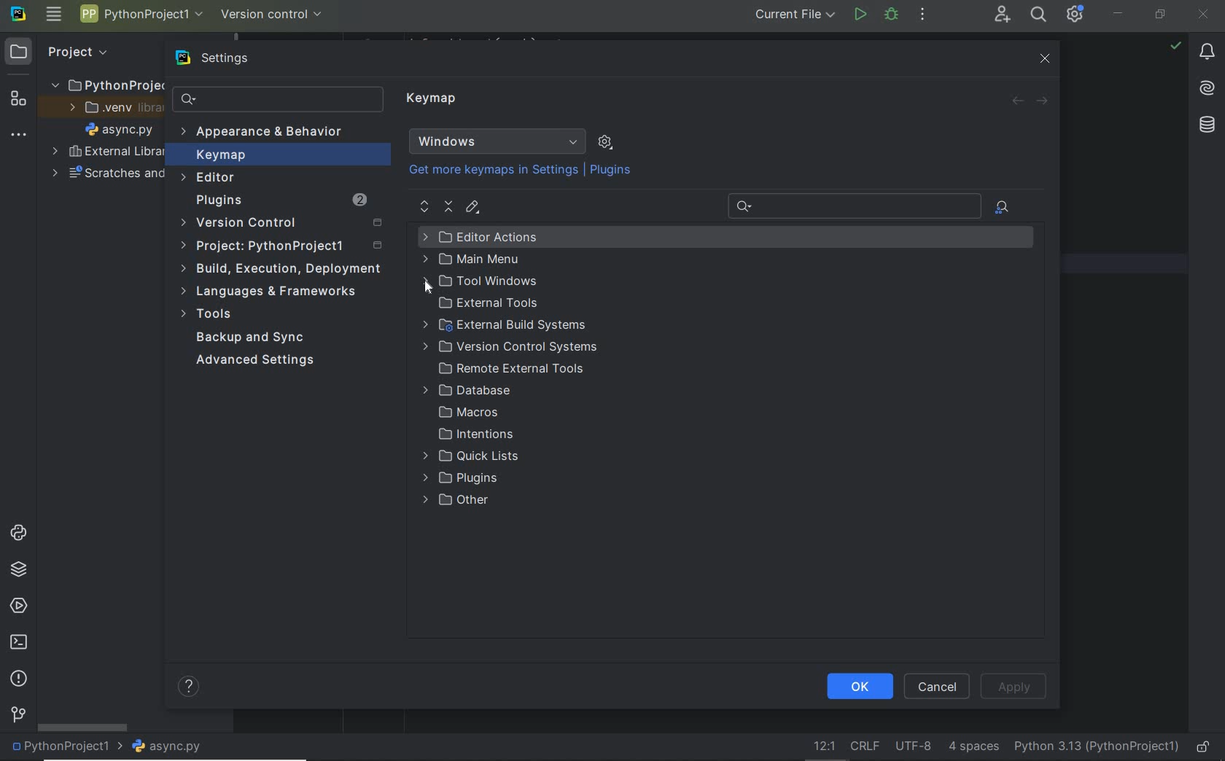 Image resolution: width=1225 pixels, height=761 pixels. What do you see at coordinates (1161, 15) in the screenshot?
I see `restore down` at bounding box center [1161, 15].